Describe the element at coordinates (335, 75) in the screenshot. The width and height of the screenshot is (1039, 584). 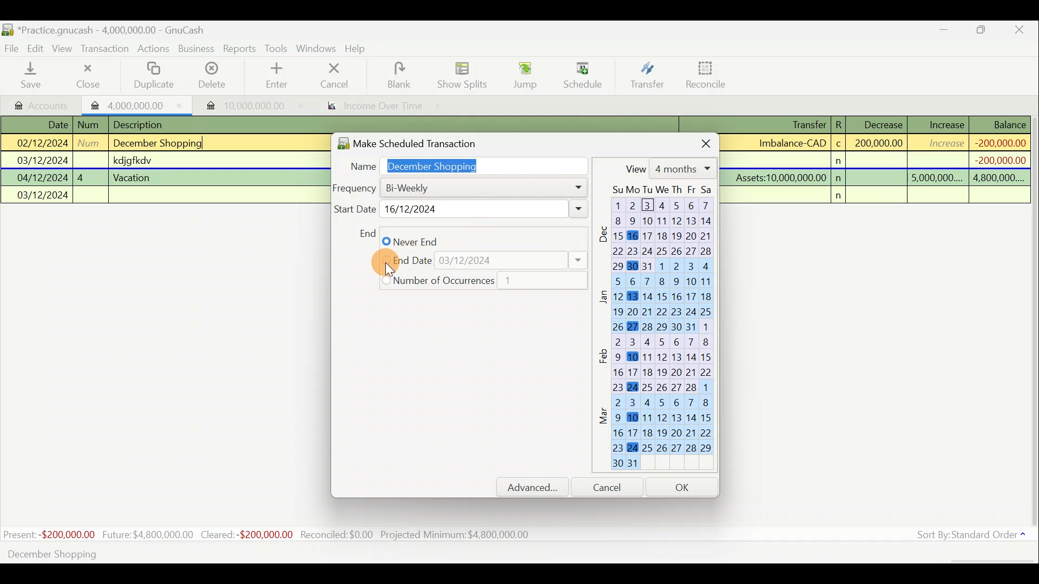
I see `Cancel` at that location.